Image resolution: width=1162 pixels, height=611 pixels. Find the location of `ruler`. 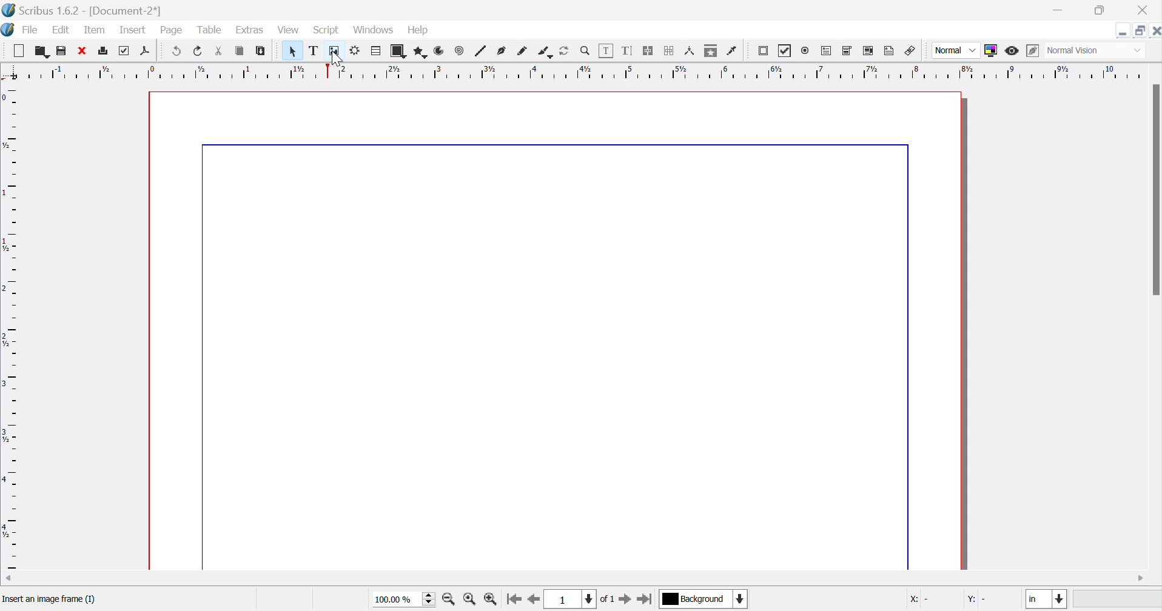

ruler is located at coordinates (576, 71).